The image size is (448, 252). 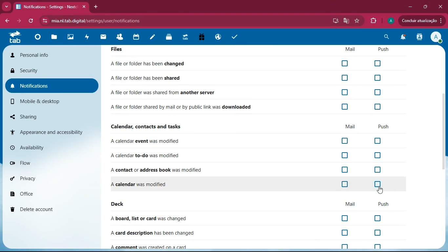 What do you see at coordinates (155, 232) in the screenshot?
I see `card description` at bounding box center [155, 232].